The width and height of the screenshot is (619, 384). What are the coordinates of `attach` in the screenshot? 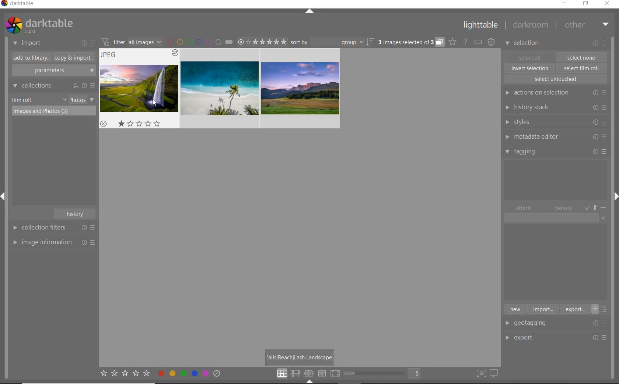 It's located at (524, 208).